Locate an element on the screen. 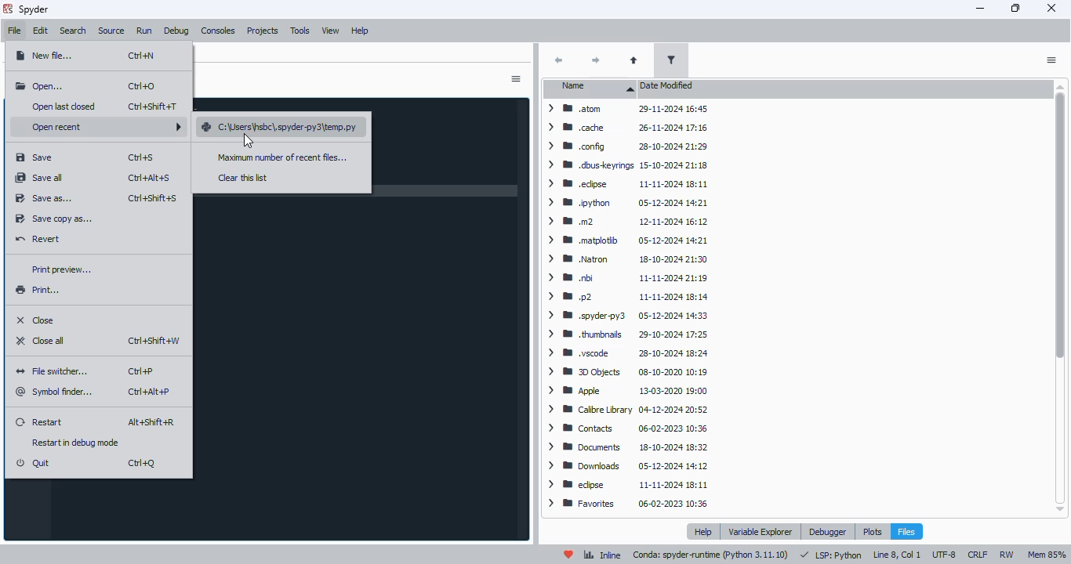 The image size is (1071, 564). clear this list is located at coordinates (243, 178).